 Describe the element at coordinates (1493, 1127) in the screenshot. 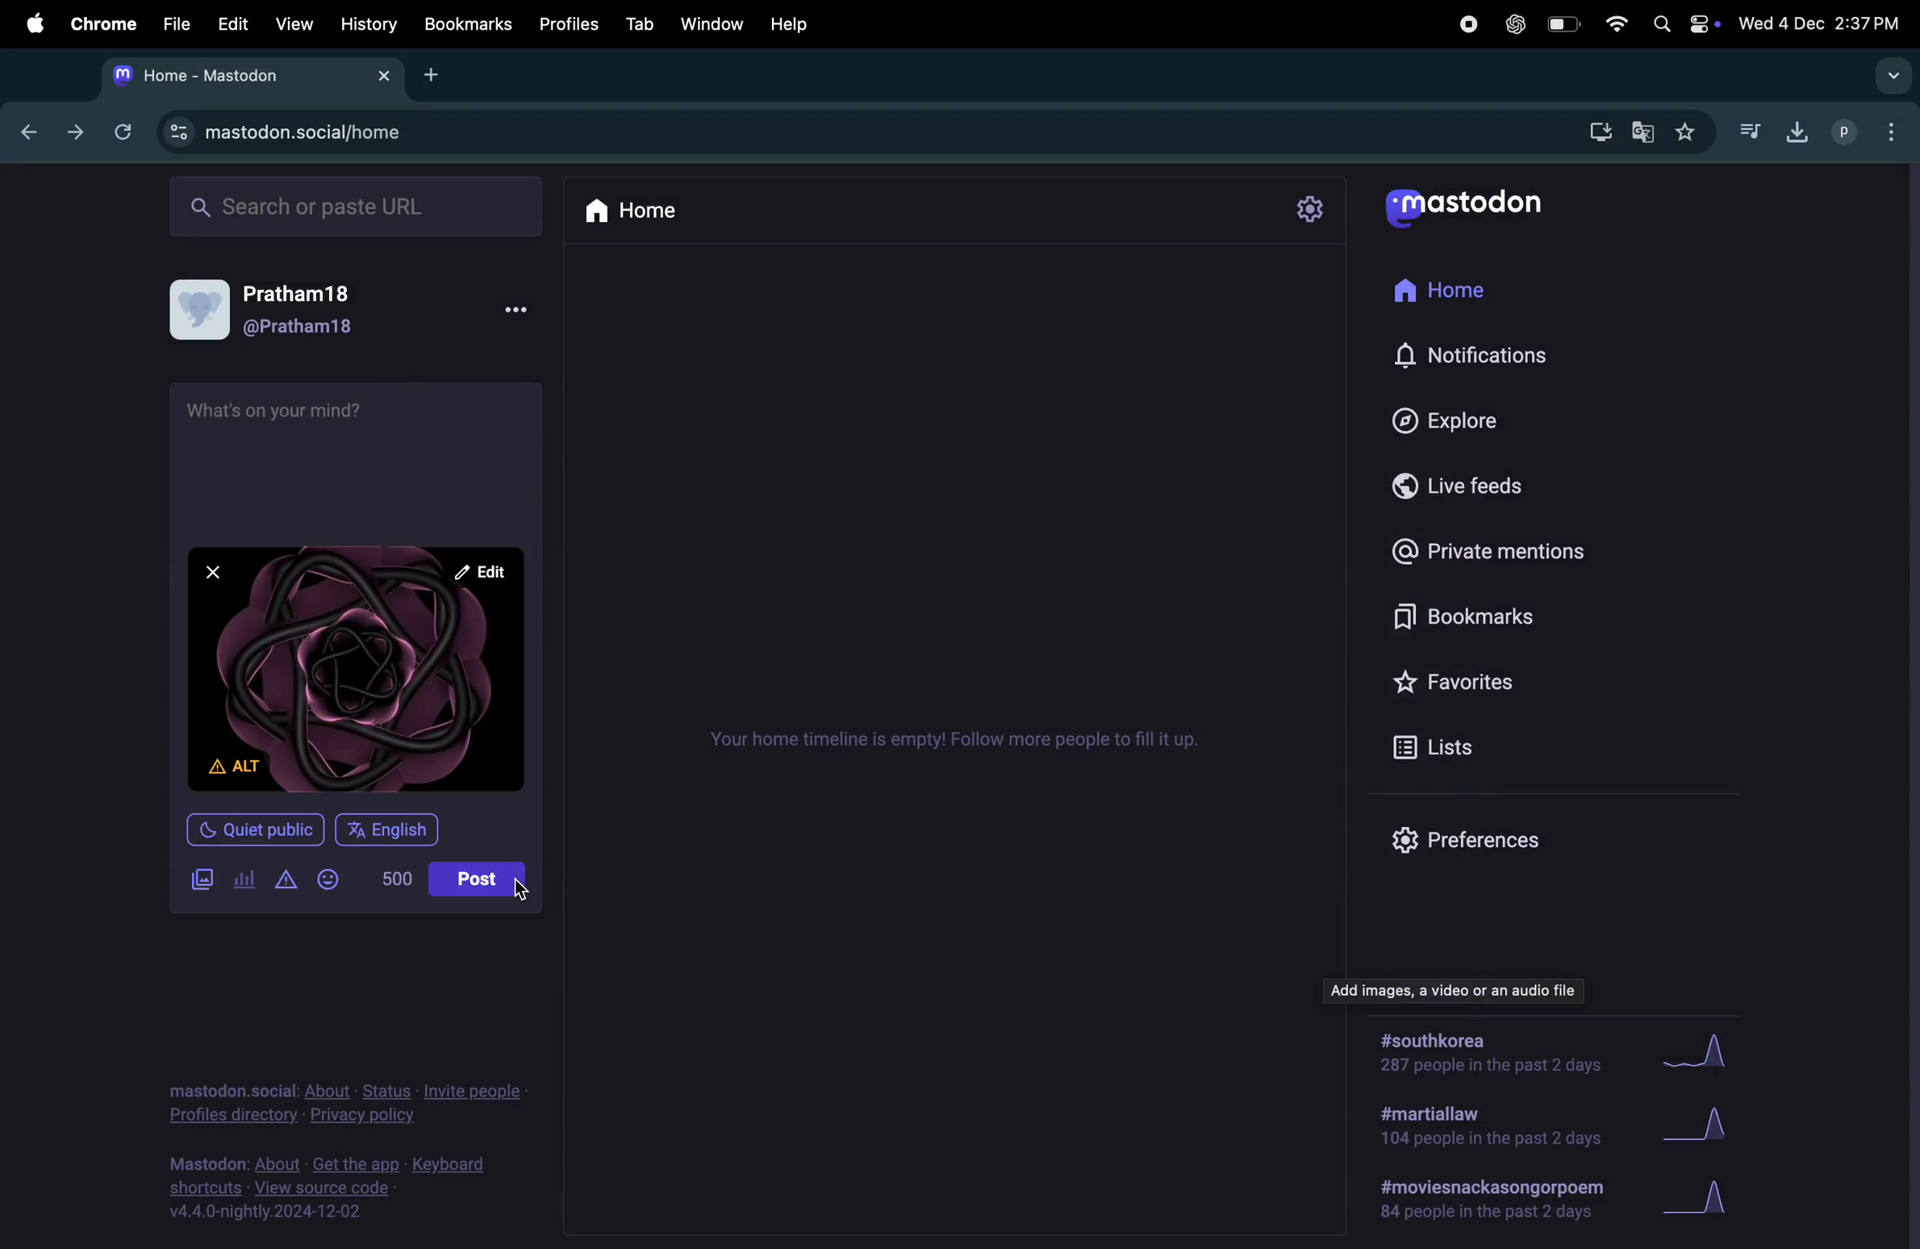

I see `#martial flow` at that location.